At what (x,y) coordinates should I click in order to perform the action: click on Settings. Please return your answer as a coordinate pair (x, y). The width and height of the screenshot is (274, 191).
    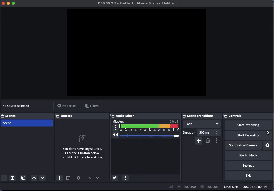
    Looking at the image, I should click on (268, 145).